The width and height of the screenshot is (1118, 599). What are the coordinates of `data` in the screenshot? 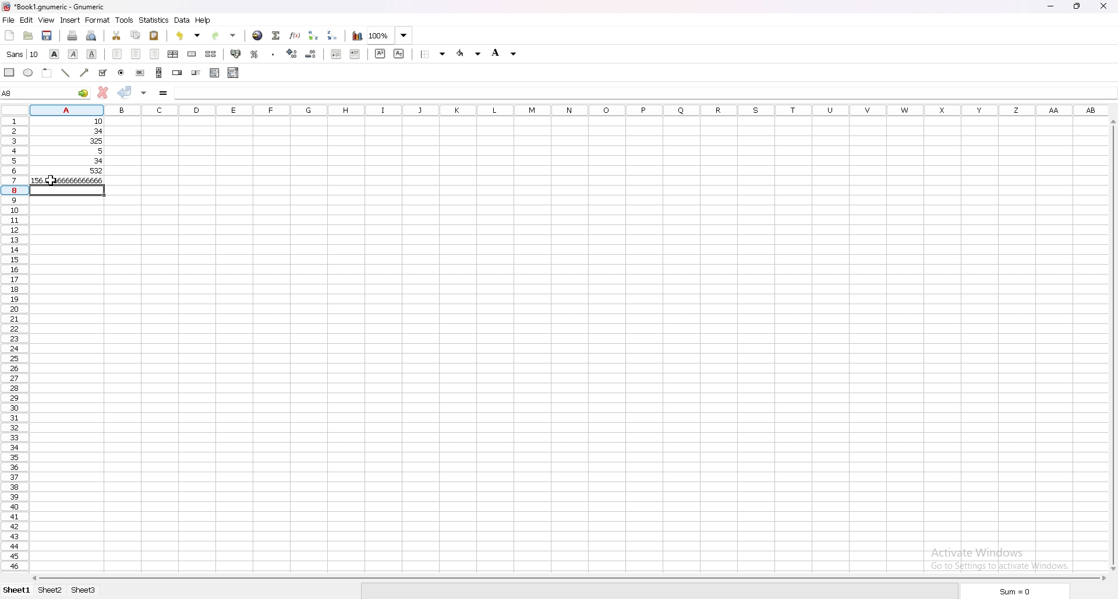 It's located at (183, 20).